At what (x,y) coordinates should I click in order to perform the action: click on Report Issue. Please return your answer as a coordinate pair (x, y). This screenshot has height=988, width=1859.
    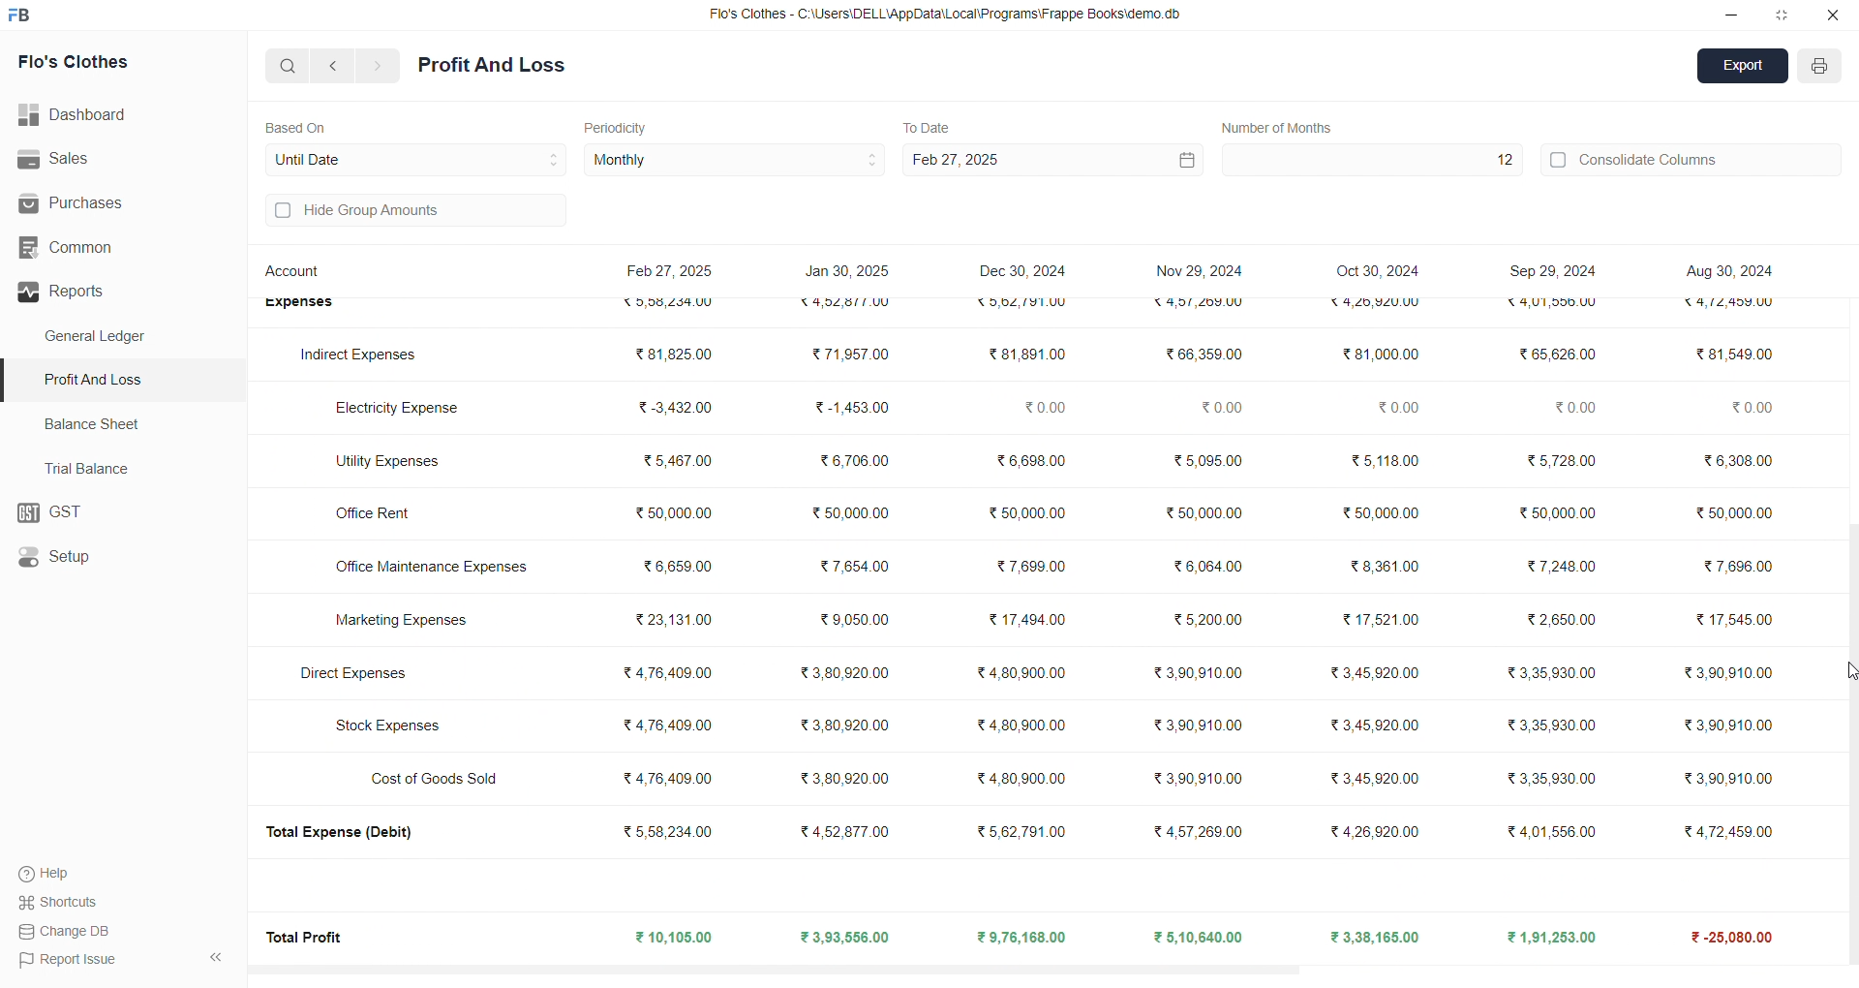
    Looking at the image, I should click on (69, 958).